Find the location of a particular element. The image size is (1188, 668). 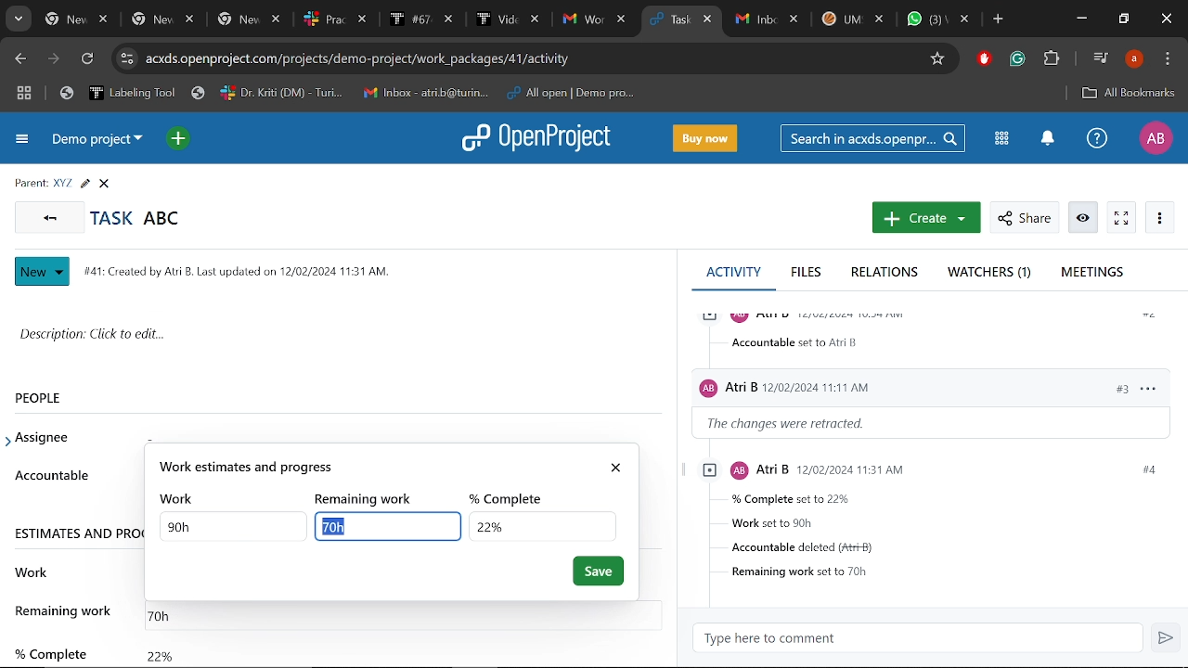

Search  is located at coordinates (875, 138).